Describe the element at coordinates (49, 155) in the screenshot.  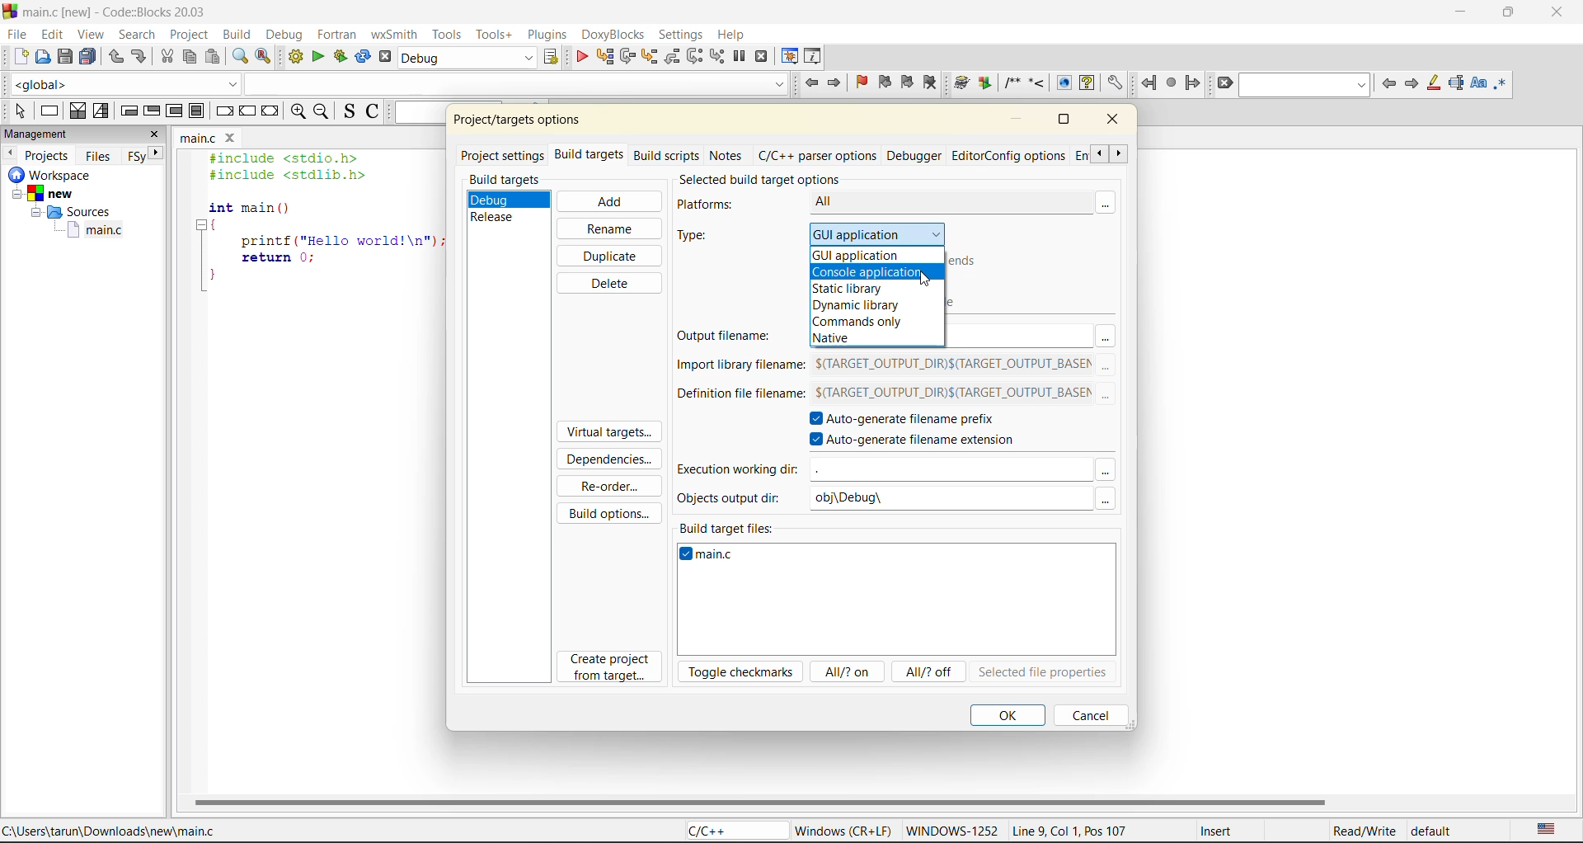
I see `projects` at that location.